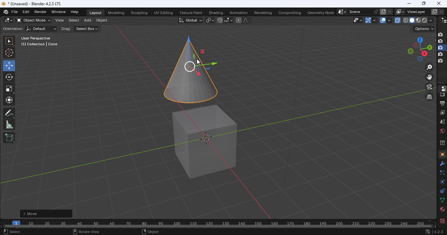 The width and height of the screenshot is (447, 235). I want to click on Scale, so click(9, 89).